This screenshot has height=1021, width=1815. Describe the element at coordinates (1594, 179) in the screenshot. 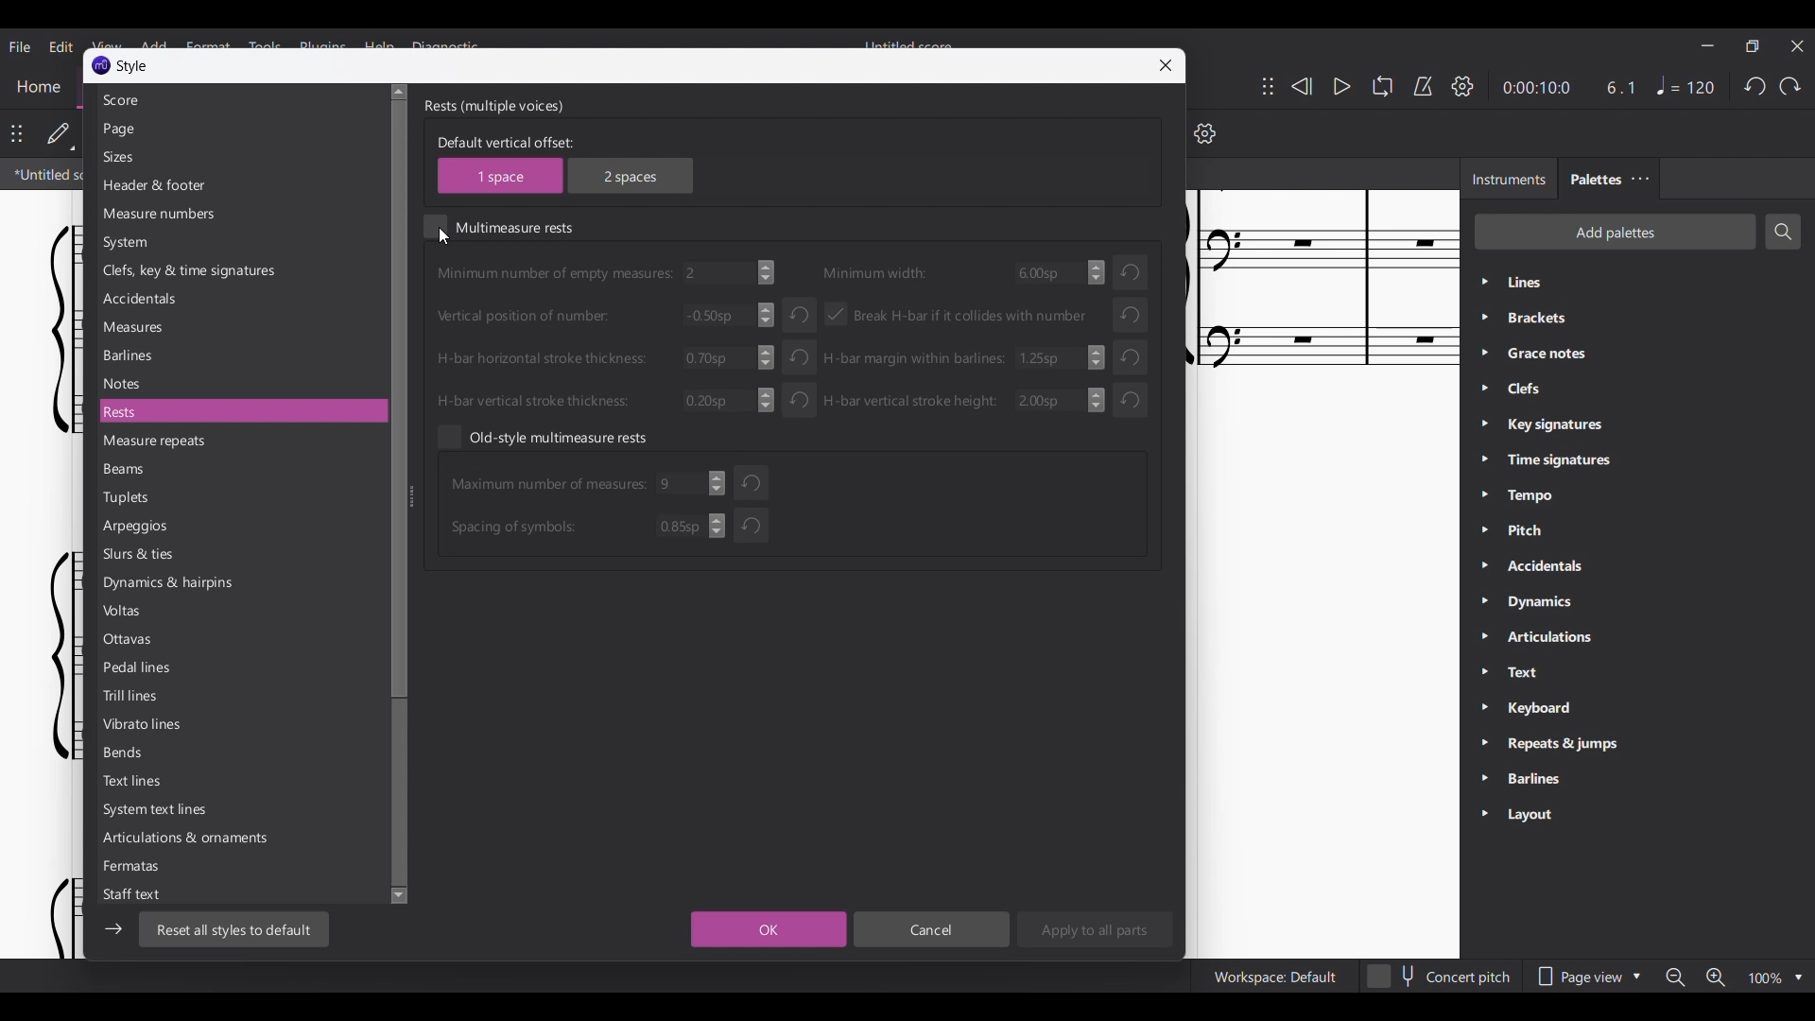

I see `Palettes, current tab` at that location.